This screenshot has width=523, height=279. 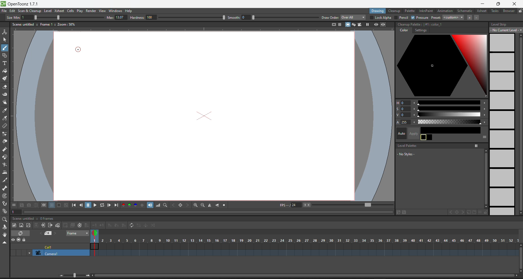 What do you see at coordinates (5, 227) in the screenshot?
I see `rotate tool` at bounding box center [5, 227].